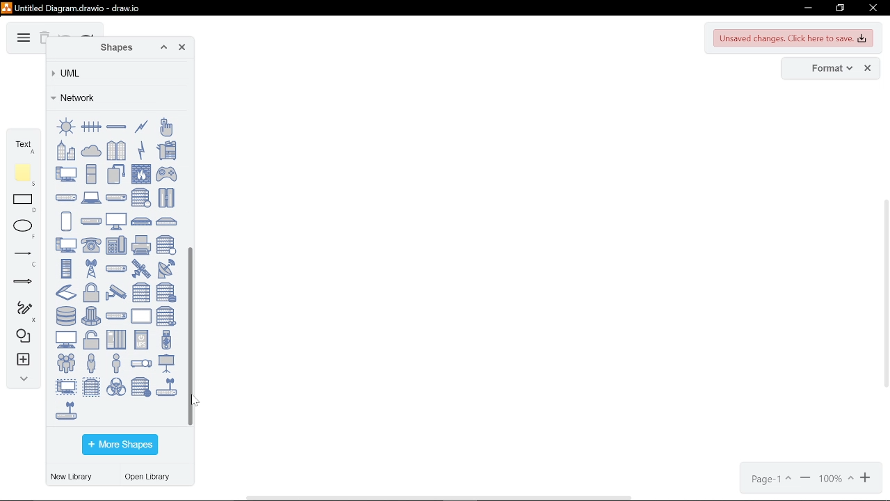 Image resolution: width=890 pixels, height=501 pixels. I want to click on undo, so click(65, 34).